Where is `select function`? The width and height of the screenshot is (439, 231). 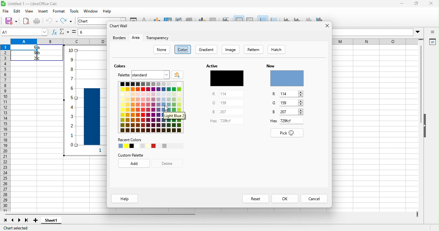
select function is located at coordinates (64, 32).